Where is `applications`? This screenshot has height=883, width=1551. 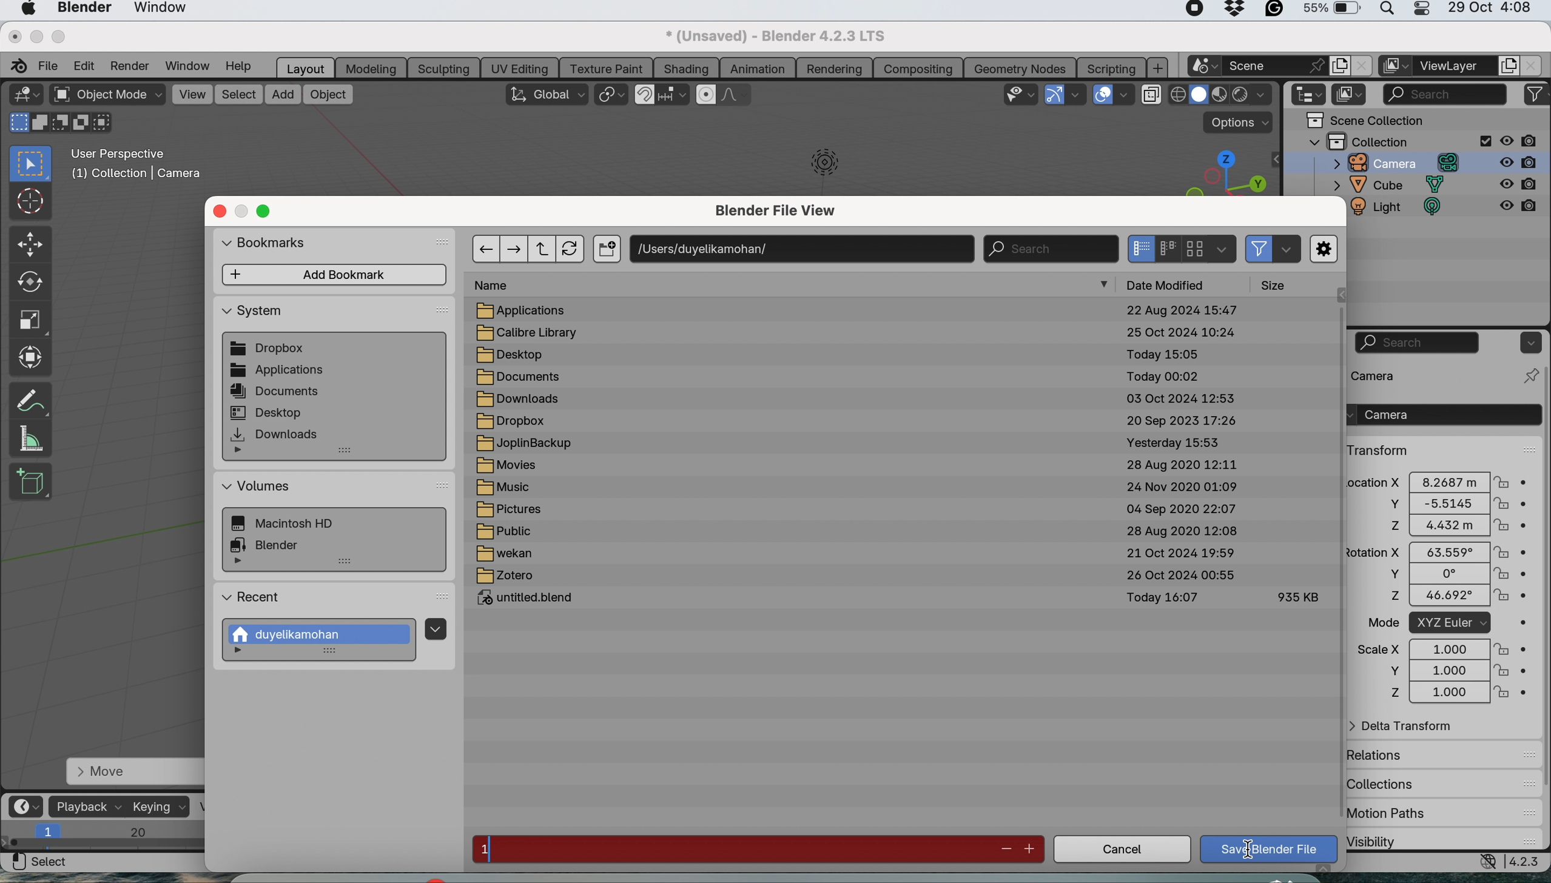 applications is located at coordinates (531, 310).